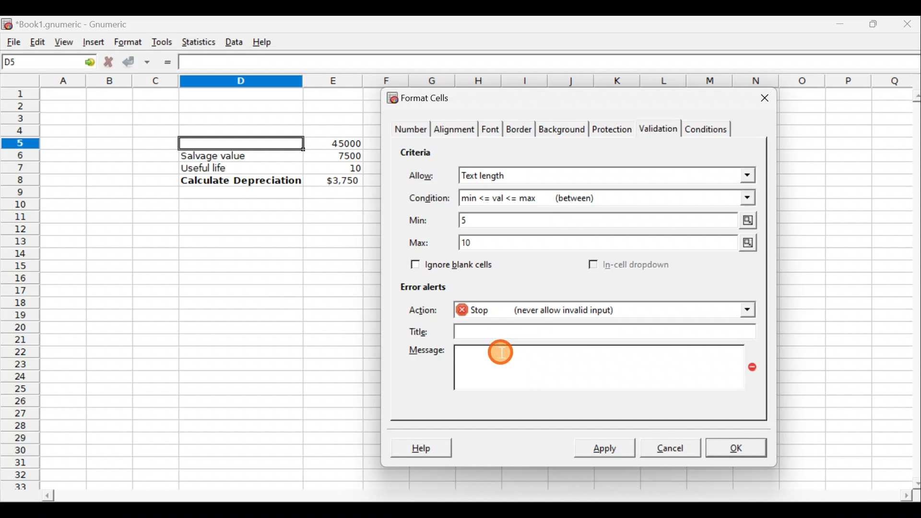 The image size is (921, 518). What do you see at coordinates (740, 310) in the screenshot?
I see `Action drop down` at bounding box center [740, 310].